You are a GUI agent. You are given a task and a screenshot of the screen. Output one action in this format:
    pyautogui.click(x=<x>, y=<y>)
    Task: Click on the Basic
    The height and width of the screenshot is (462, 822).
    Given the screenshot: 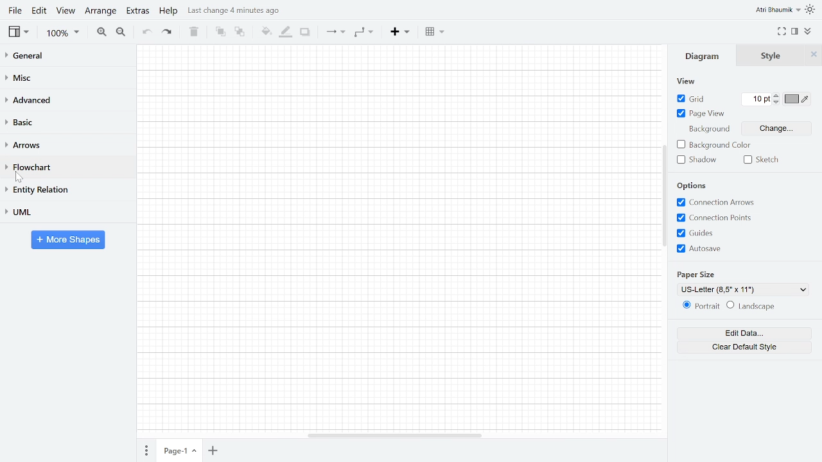 What is the action you would take?
    pyautogui.click(x=66, y=123)
    